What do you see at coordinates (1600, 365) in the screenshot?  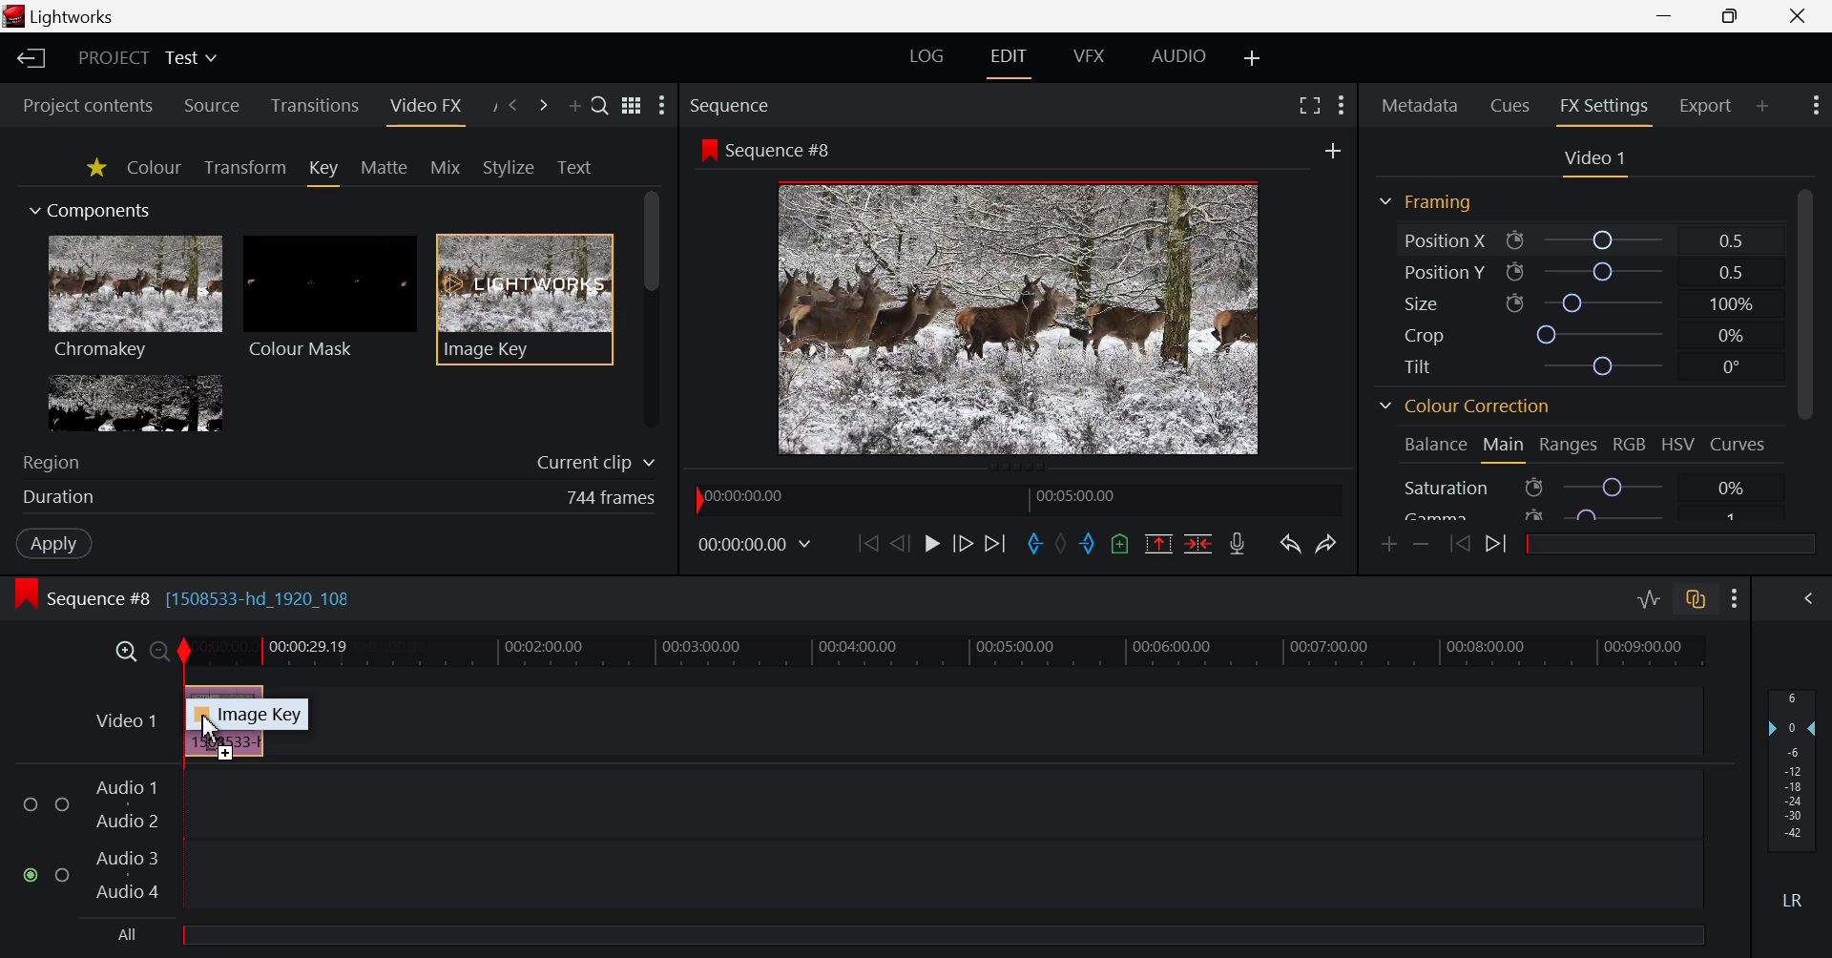 I see `tilt` at bounding box center [1600, 365].